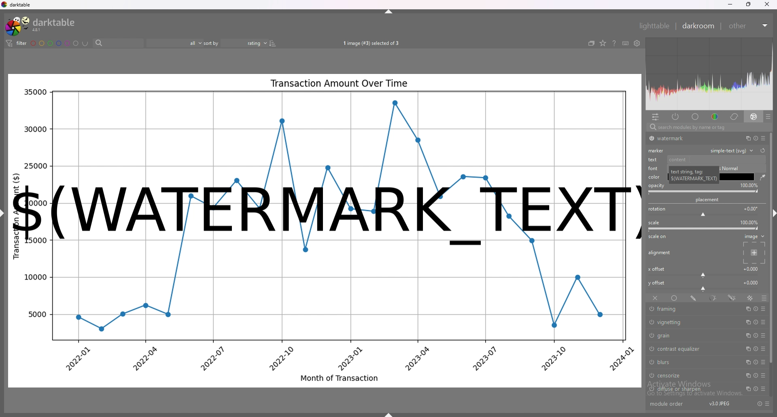  What do you see at coordinates (693, 138) in the screenshot?
I see `watermark` at bounding box center [693, 138].